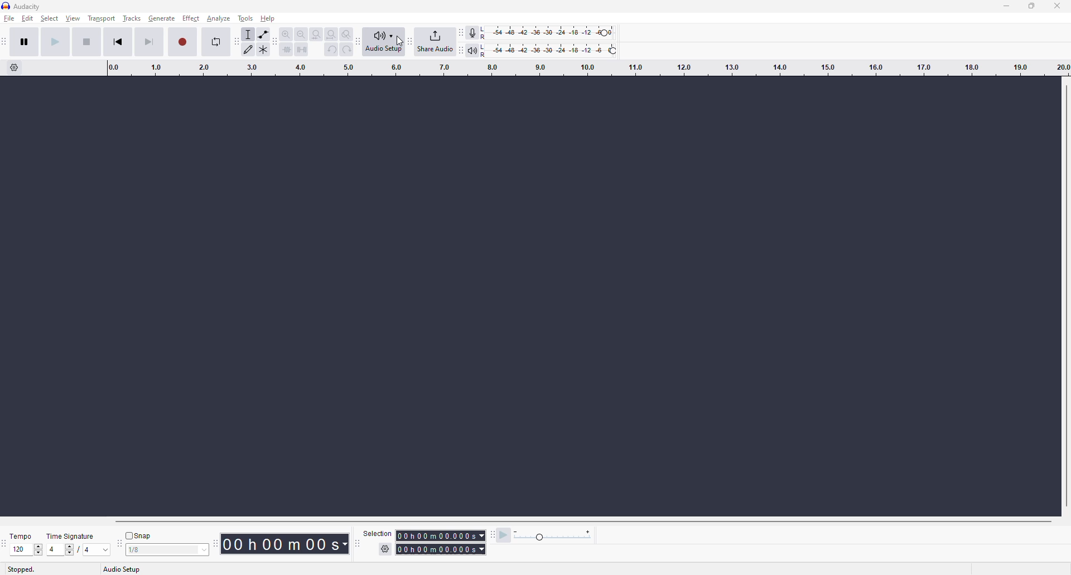 This screenshot has width=1071, height=575. Describe the element at coordinates (129, 20) in the screenshot. I see `tracks` at that location.